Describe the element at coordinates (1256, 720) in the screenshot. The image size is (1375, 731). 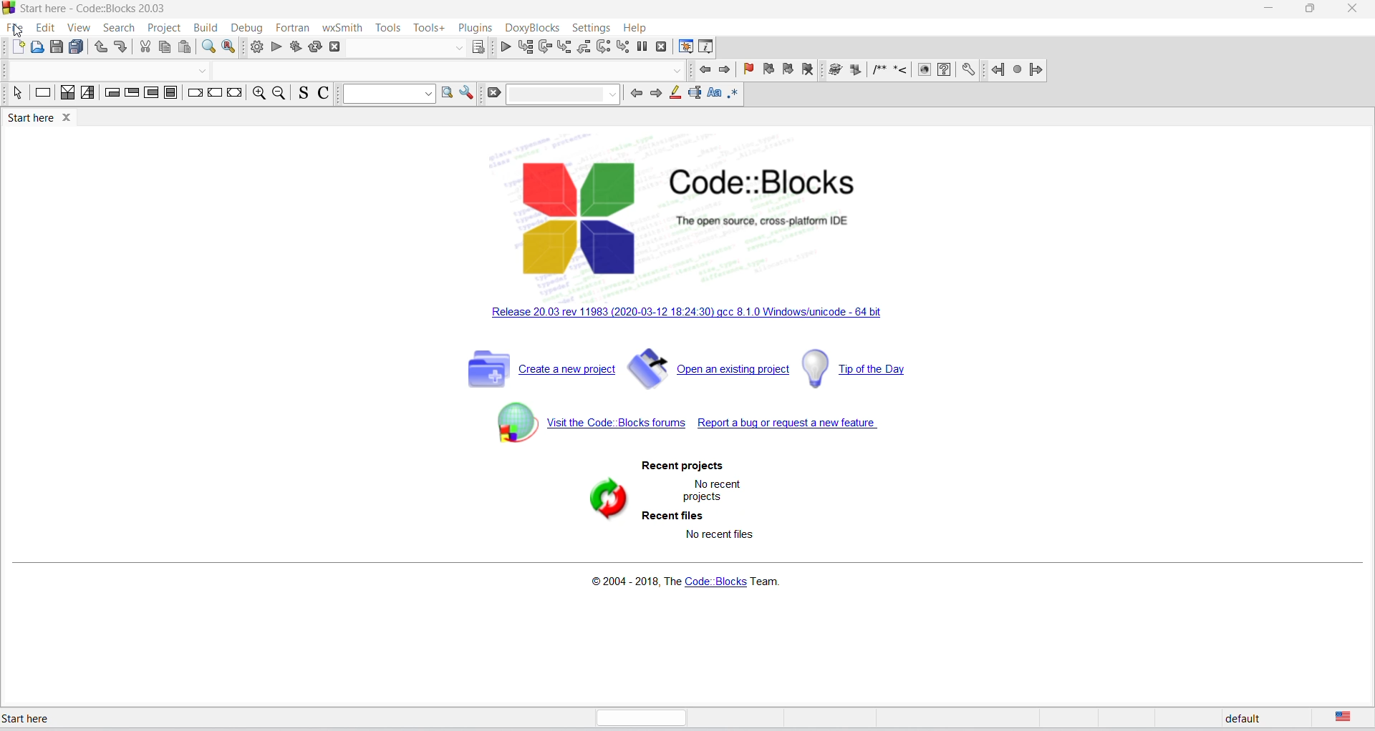
I see `default` at that location.